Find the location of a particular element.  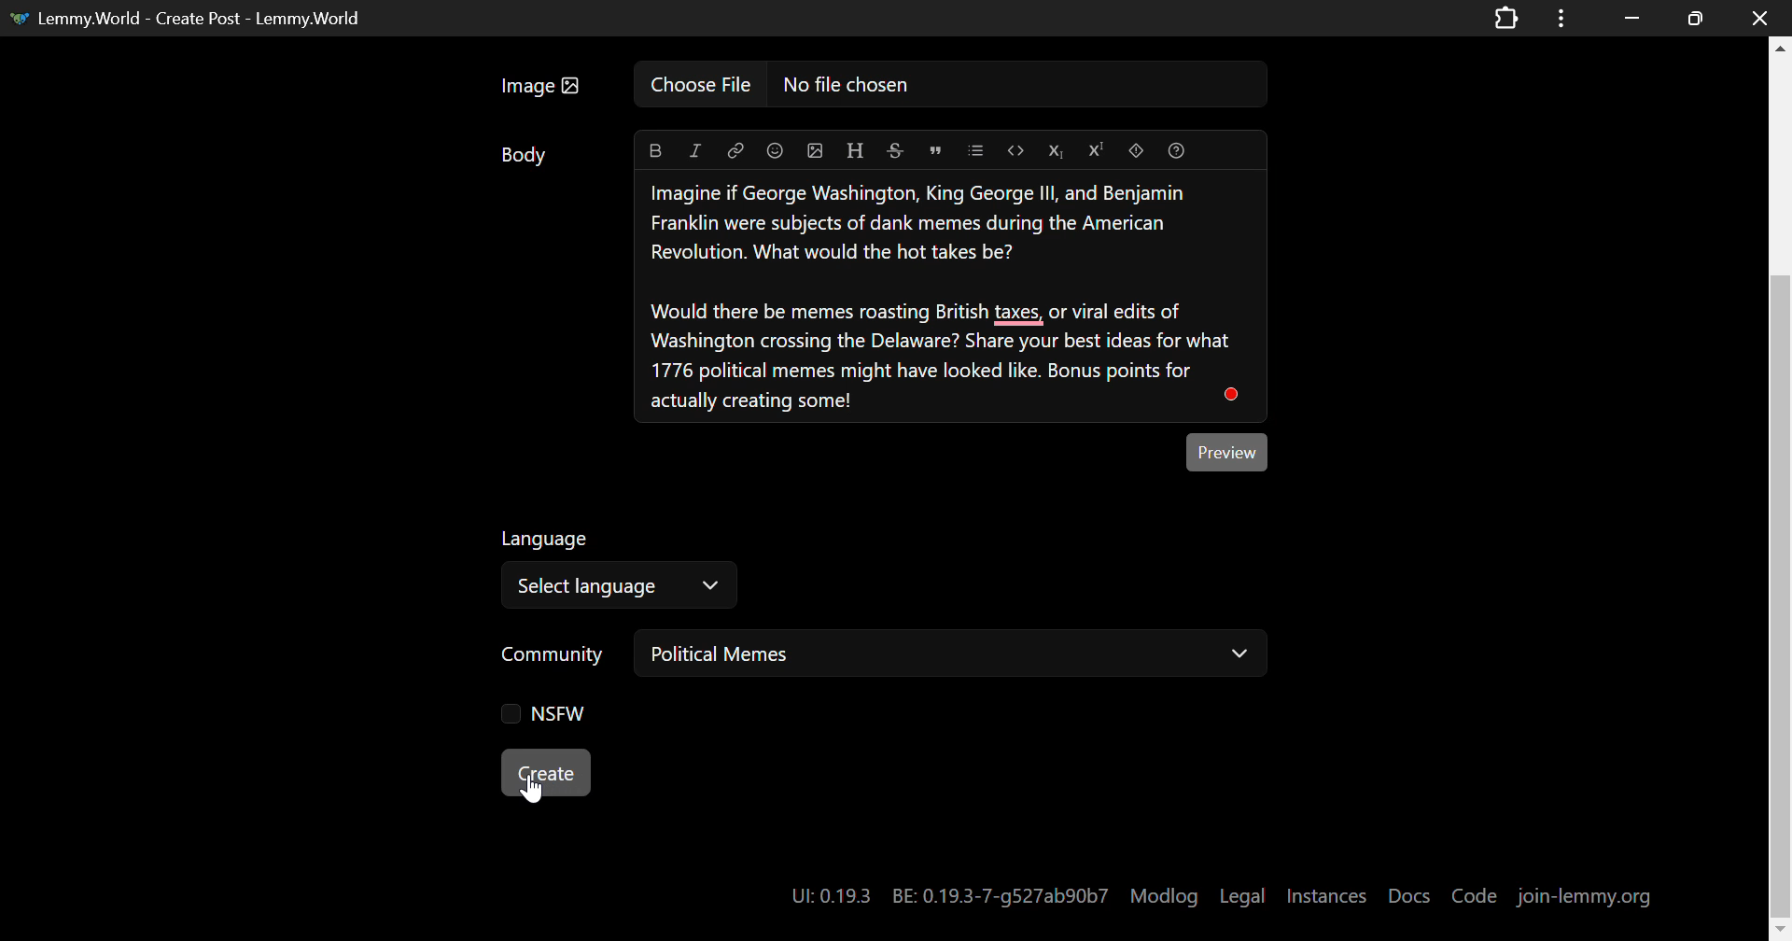

Insert Image is located at coordinates (816, 150).